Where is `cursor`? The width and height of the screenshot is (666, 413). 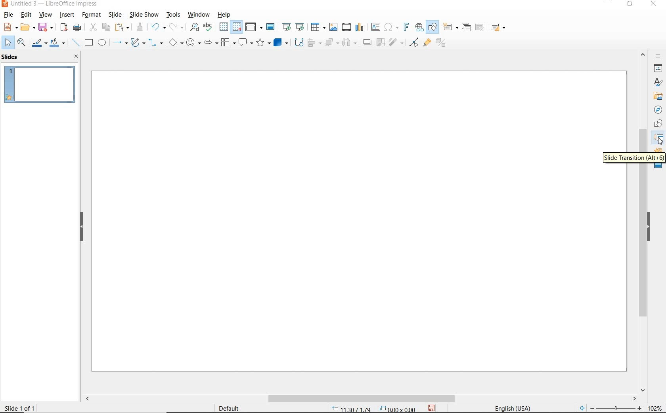 cursor is located at coordinates (660, 142).